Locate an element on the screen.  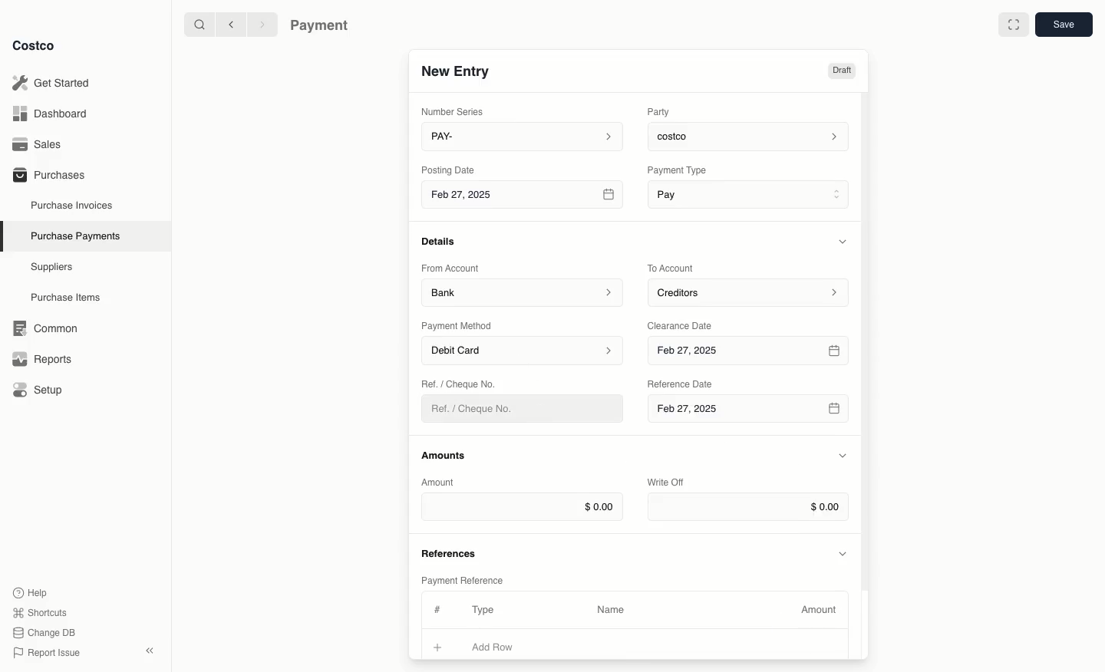
Party is located at coordinates (661, 111).